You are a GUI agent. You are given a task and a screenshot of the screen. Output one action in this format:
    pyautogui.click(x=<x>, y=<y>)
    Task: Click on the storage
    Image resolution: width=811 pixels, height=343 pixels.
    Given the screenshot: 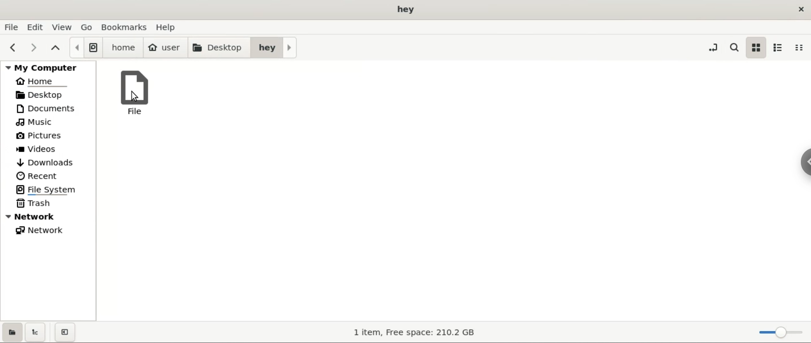 What is the action you would take?
    pyautogui.click(x=414, y=333)
    